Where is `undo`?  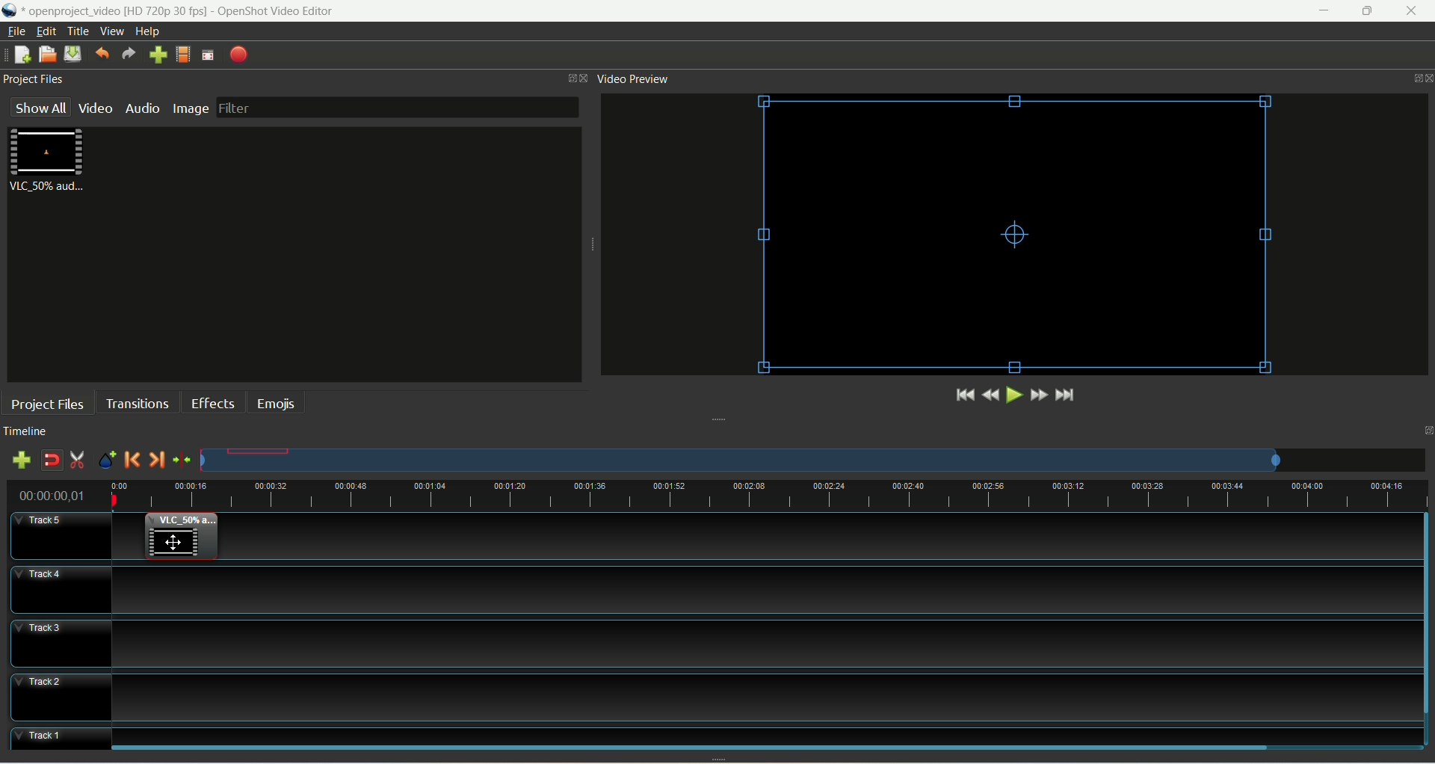 undo is located at coordinates (102, 55).